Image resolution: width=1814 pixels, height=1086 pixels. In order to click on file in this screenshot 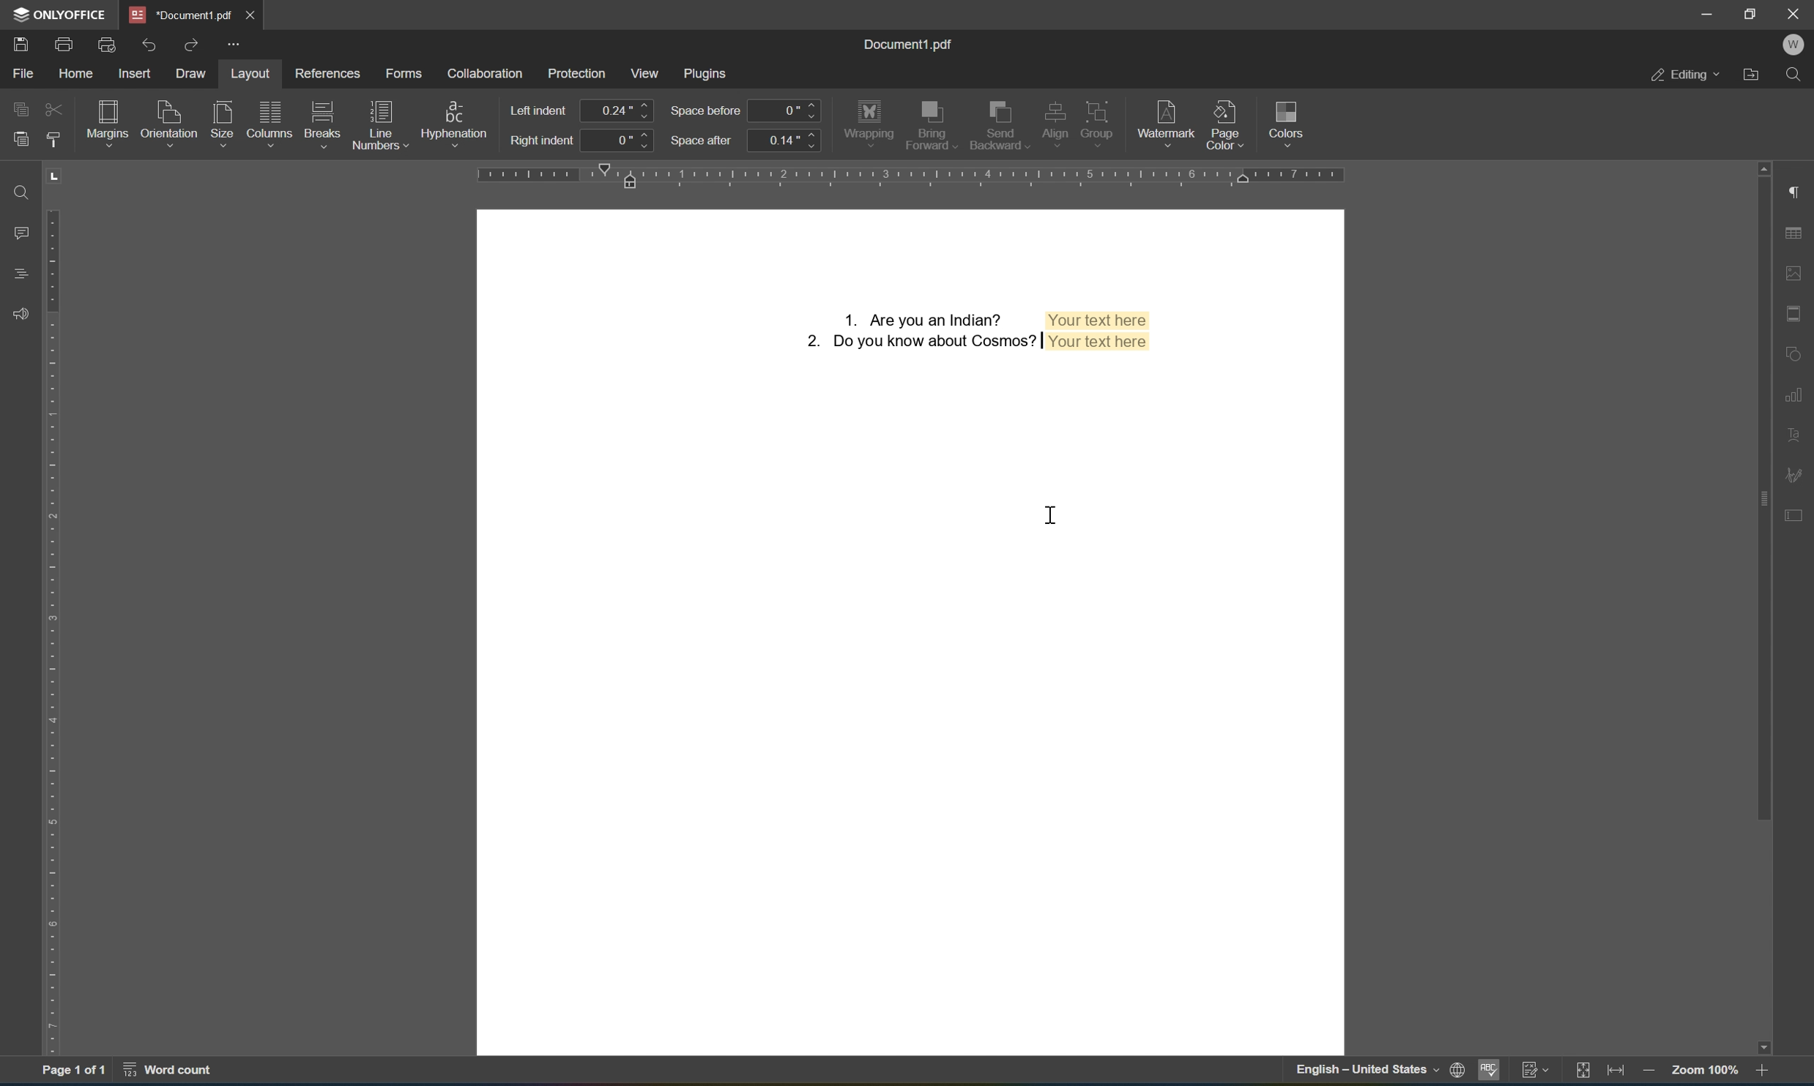, I will do `click(23, 74)`.